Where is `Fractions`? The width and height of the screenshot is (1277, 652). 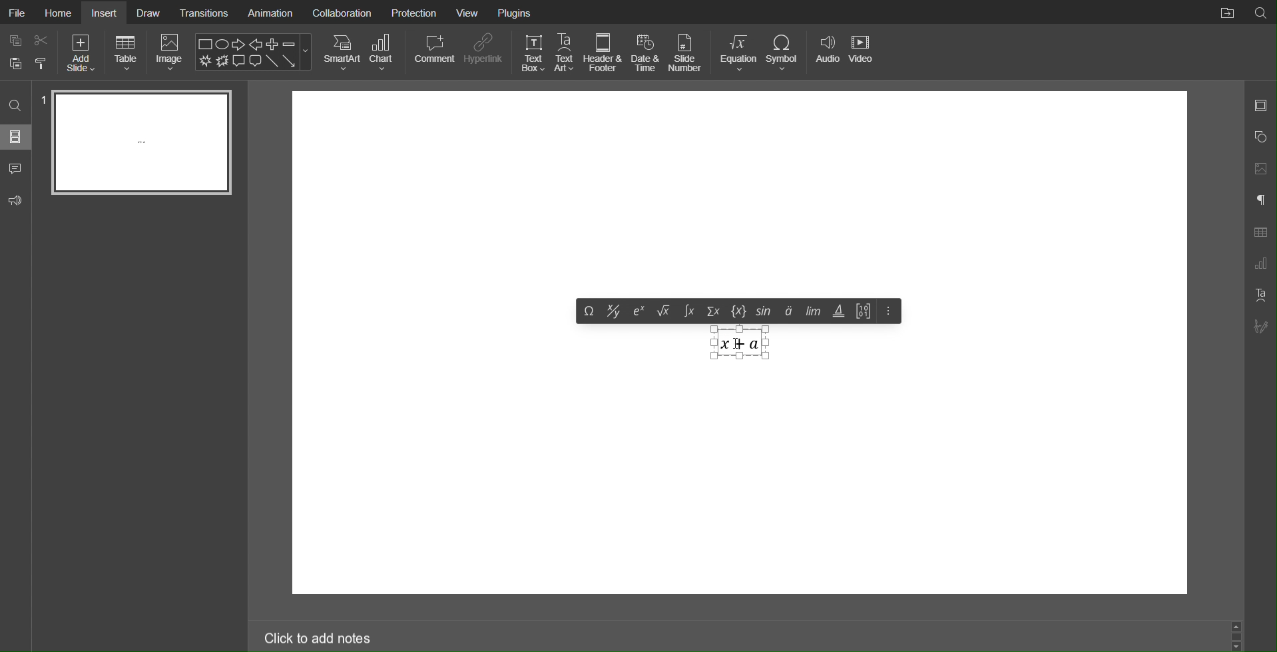 Fractions is located at coordinates (613, 311).